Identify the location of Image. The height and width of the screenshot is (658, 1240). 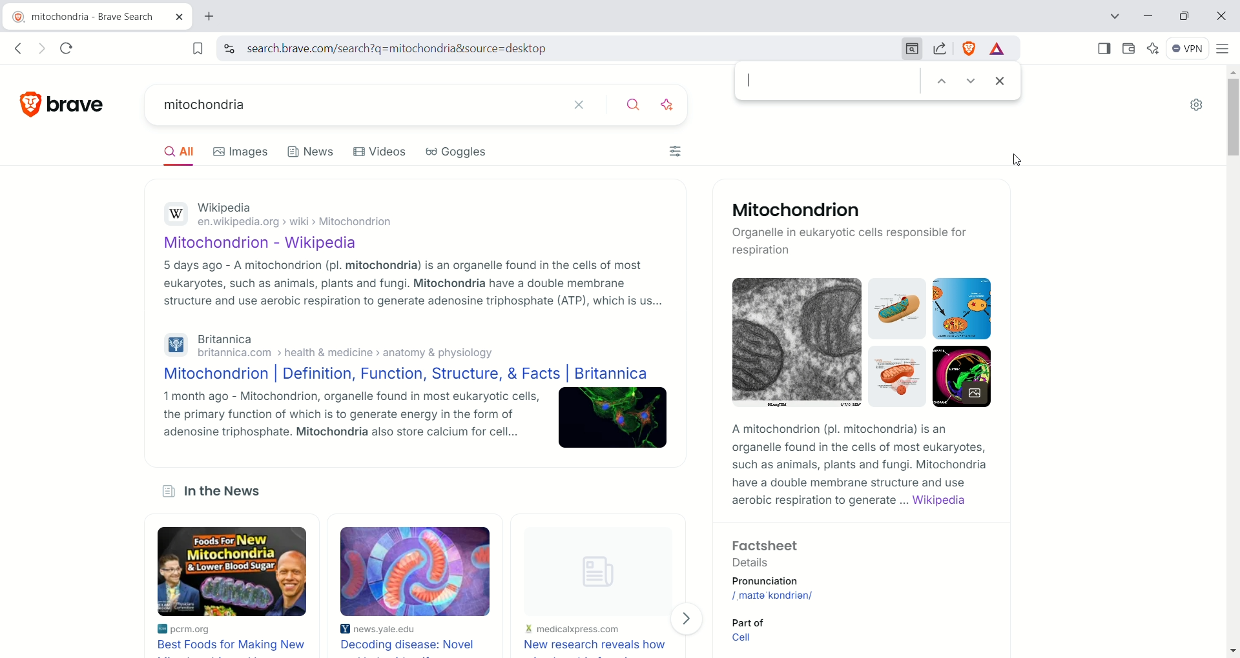
(960, 309).